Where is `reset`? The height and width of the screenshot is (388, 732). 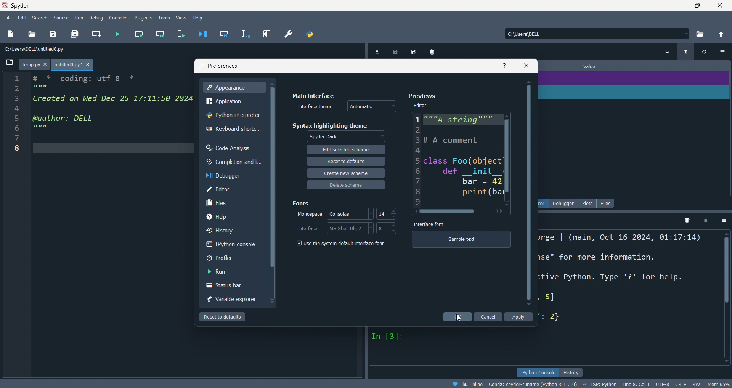
reset is located at coordinates (345, 160).